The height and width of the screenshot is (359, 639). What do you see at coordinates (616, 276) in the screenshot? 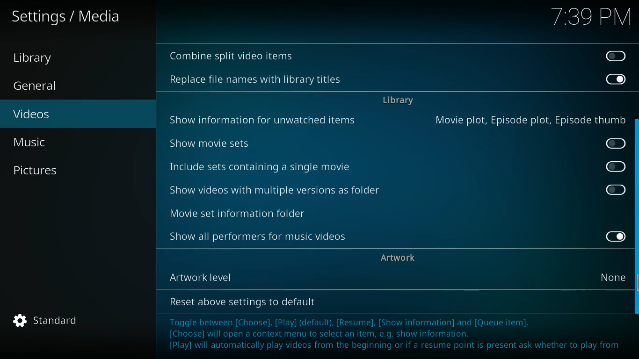
I see `None` at bounding box center [616, 276].